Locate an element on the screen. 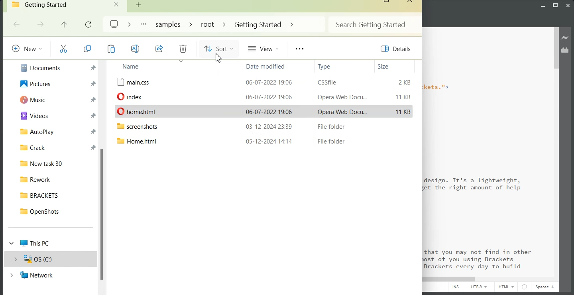 The image size is (574, 295). Name is located at coordinates (141, 67).